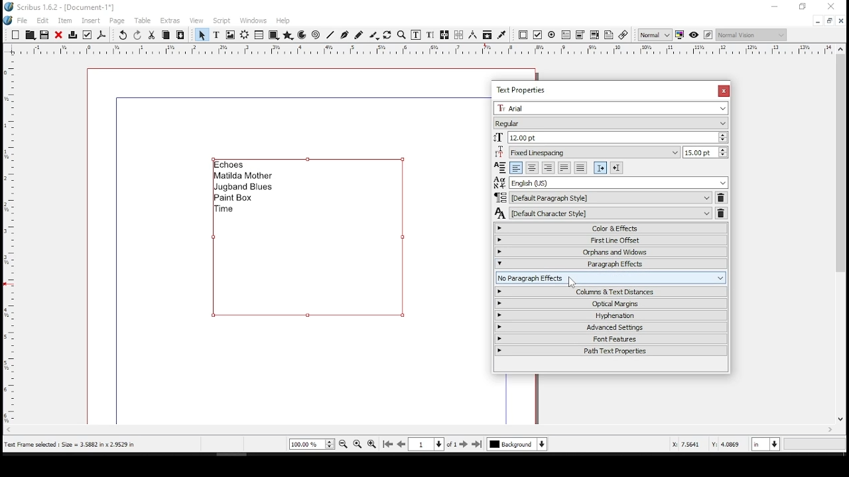 The width and height of the screenshot is (849, 477). Describe the element at coordinates (415, 35) in the screenshot. I see `edit contents of frame` at that location.